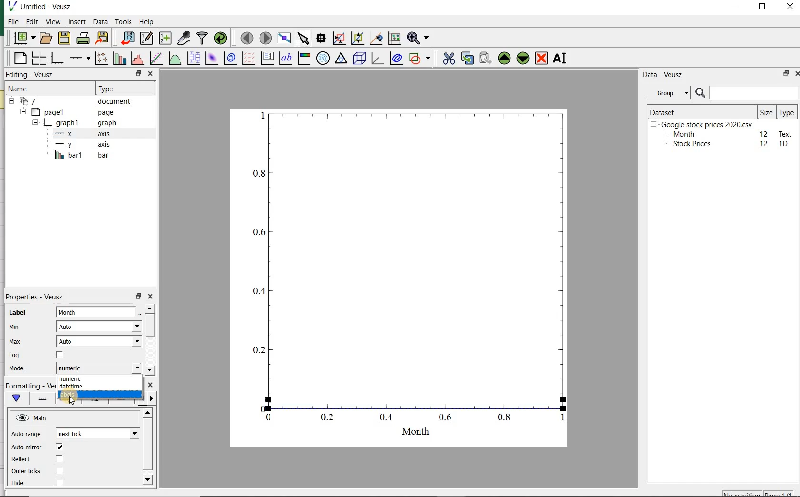 This screenshot has height=497, width=800. What do you see at coordinates (377, 59) in the screenshot?
I see `3d graph` at bounding box center [377, 59].